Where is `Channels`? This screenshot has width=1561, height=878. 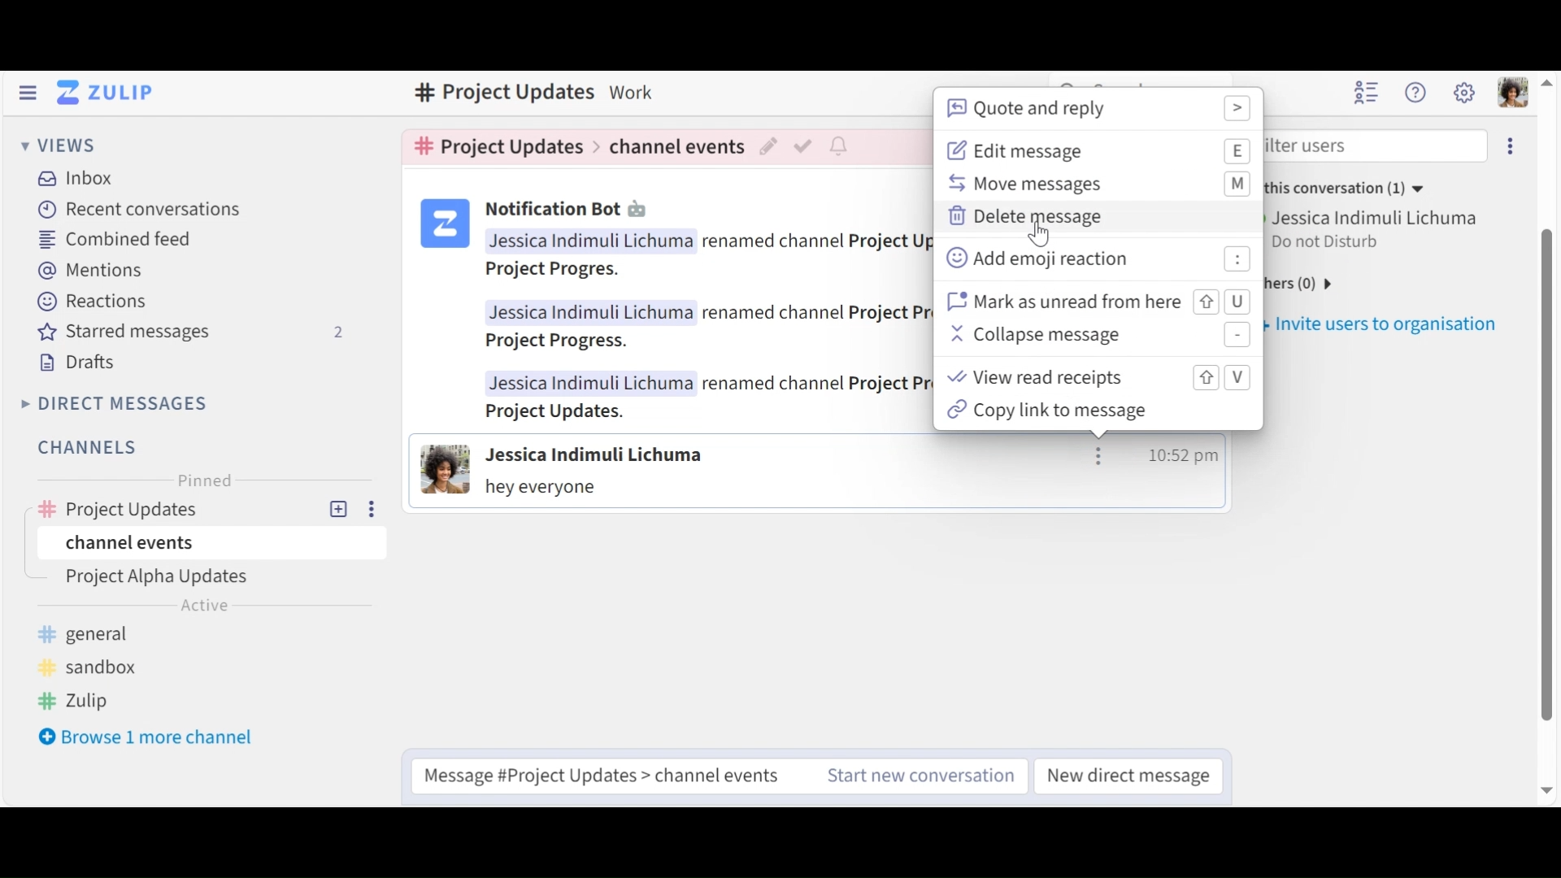 Channels is located at coordinates (85, 447).